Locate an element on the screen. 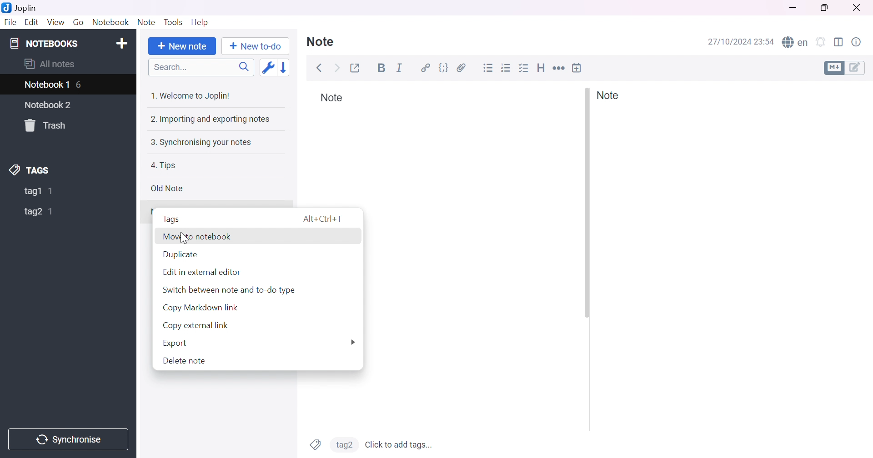 This screenshot has width=873, height=458. Close is located at coordinates (855, 7).